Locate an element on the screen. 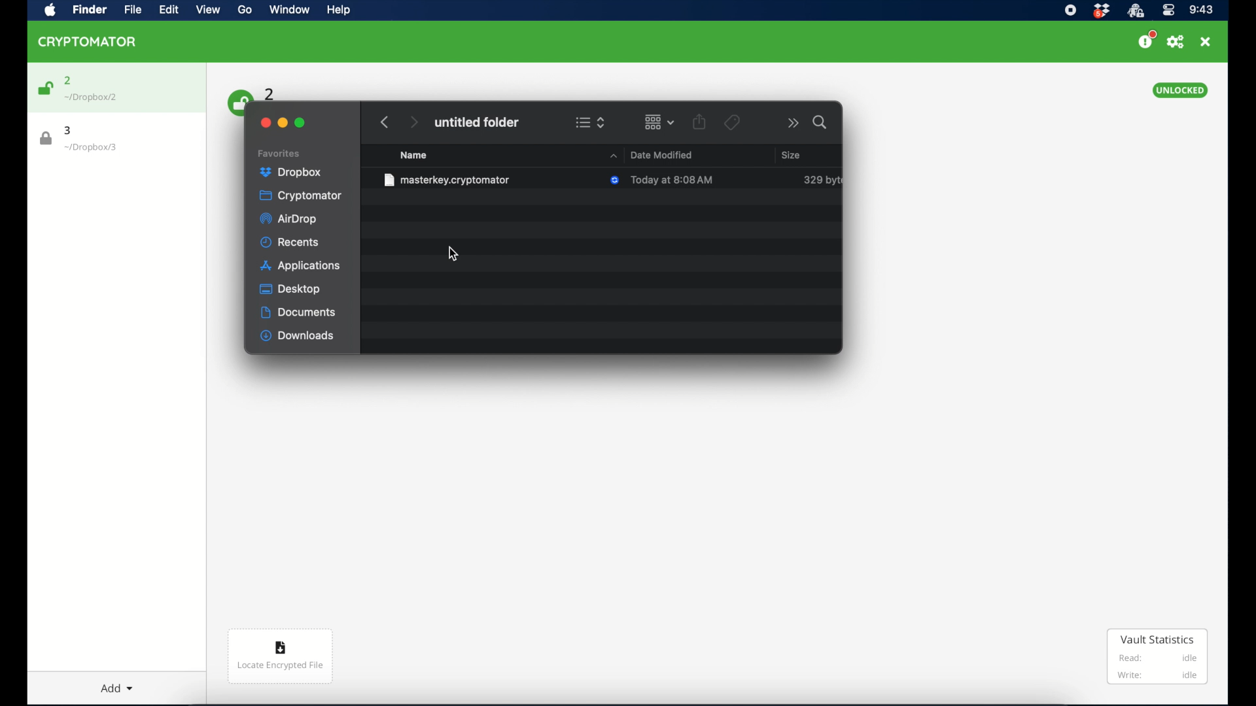 This screenshot has height=706, width=1256. close is located at coordinates (264, 123).